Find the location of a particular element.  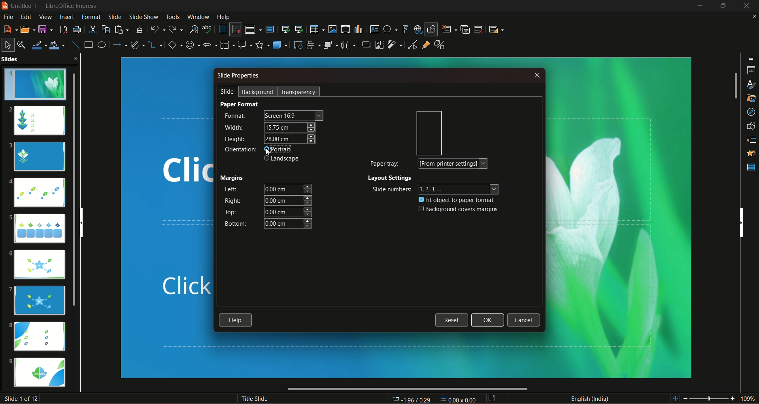

margins is located at coordinates (234, 176).